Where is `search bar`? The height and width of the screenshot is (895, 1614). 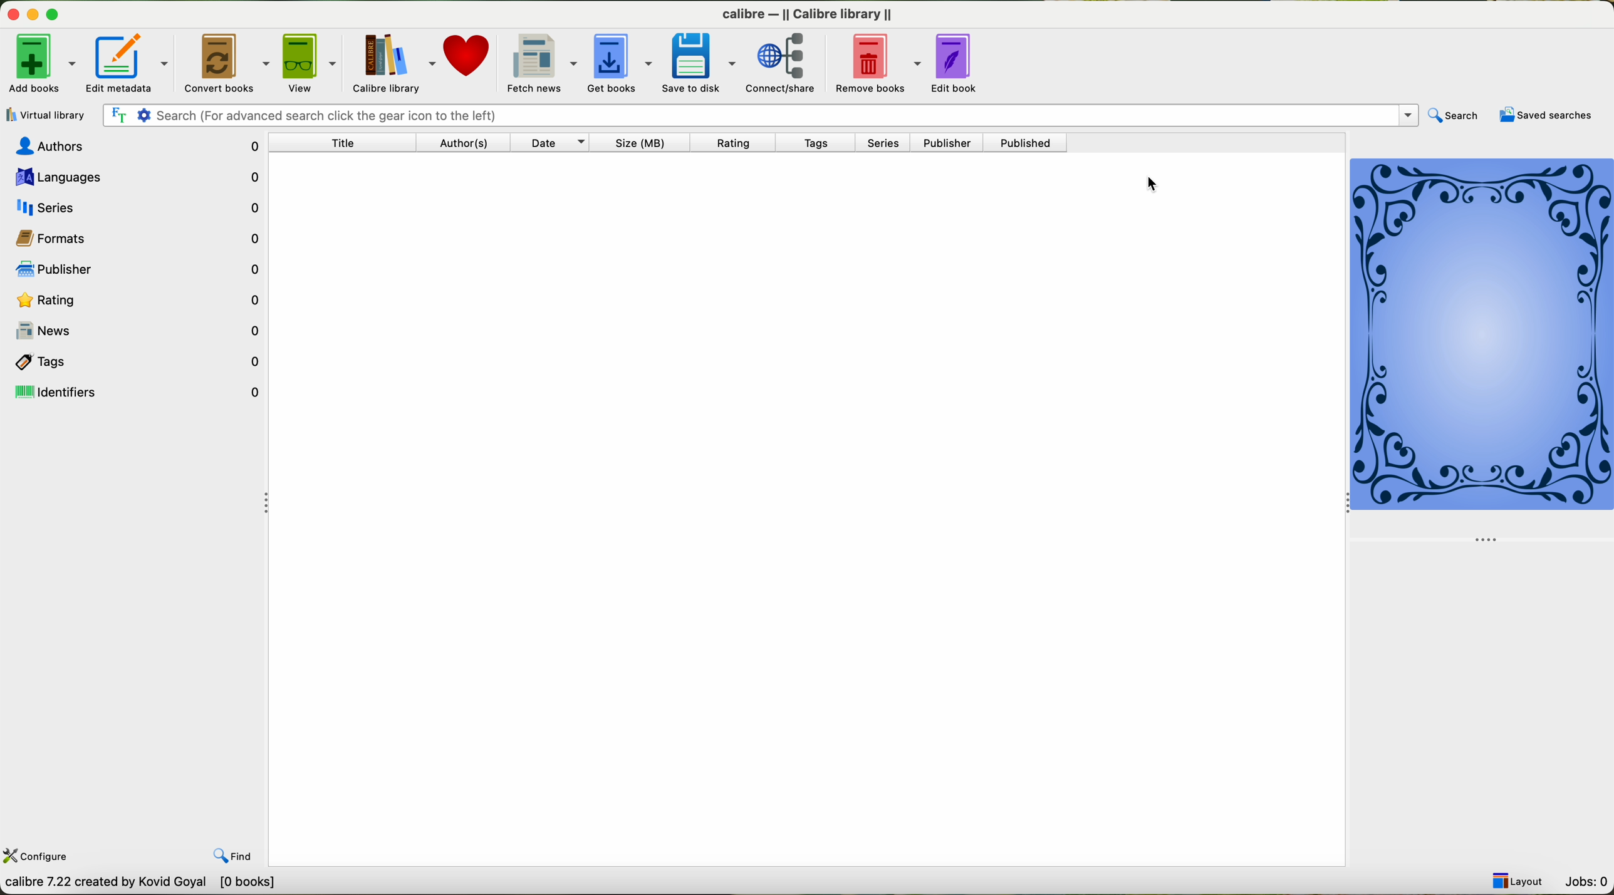 search bar is located at coordinates (792, 114).